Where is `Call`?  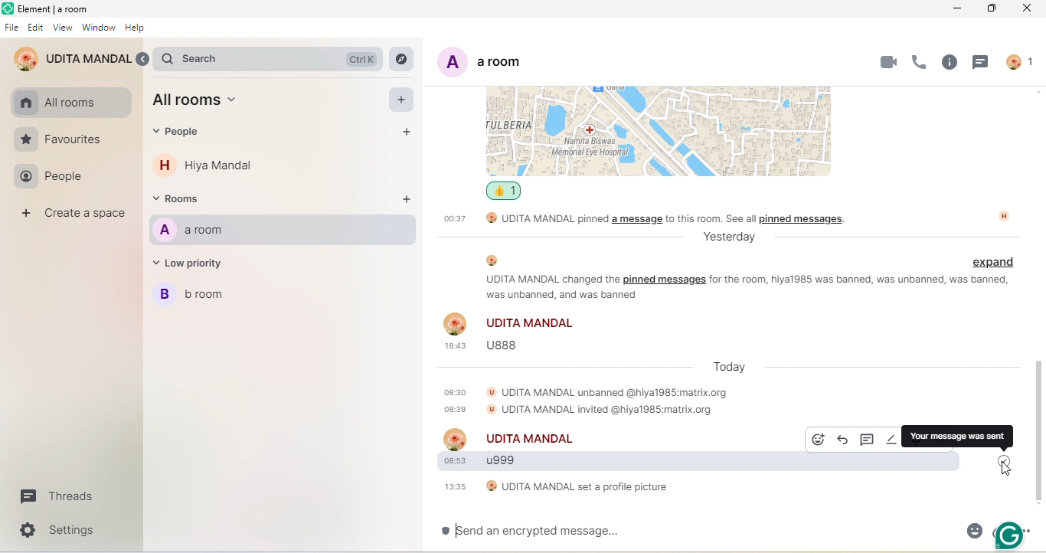
Call is located at coordinates (916, 62).